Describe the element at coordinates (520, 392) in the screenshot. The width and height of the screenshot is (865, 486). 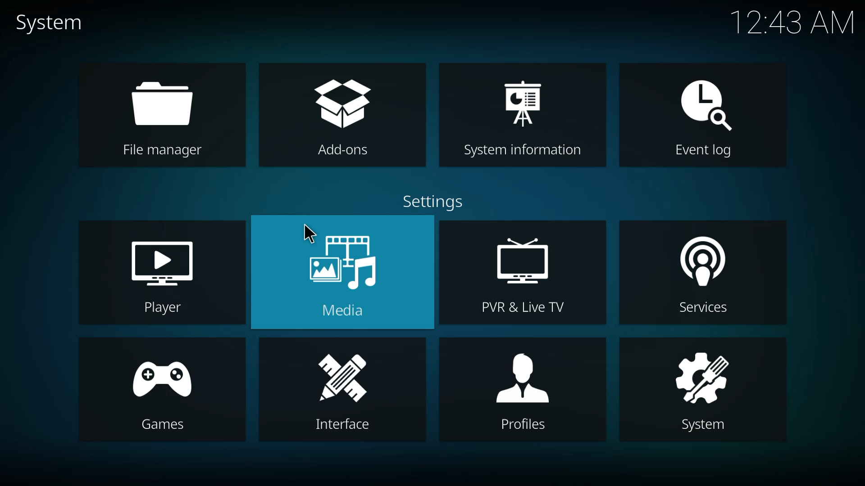
I see `profiles` at that location.